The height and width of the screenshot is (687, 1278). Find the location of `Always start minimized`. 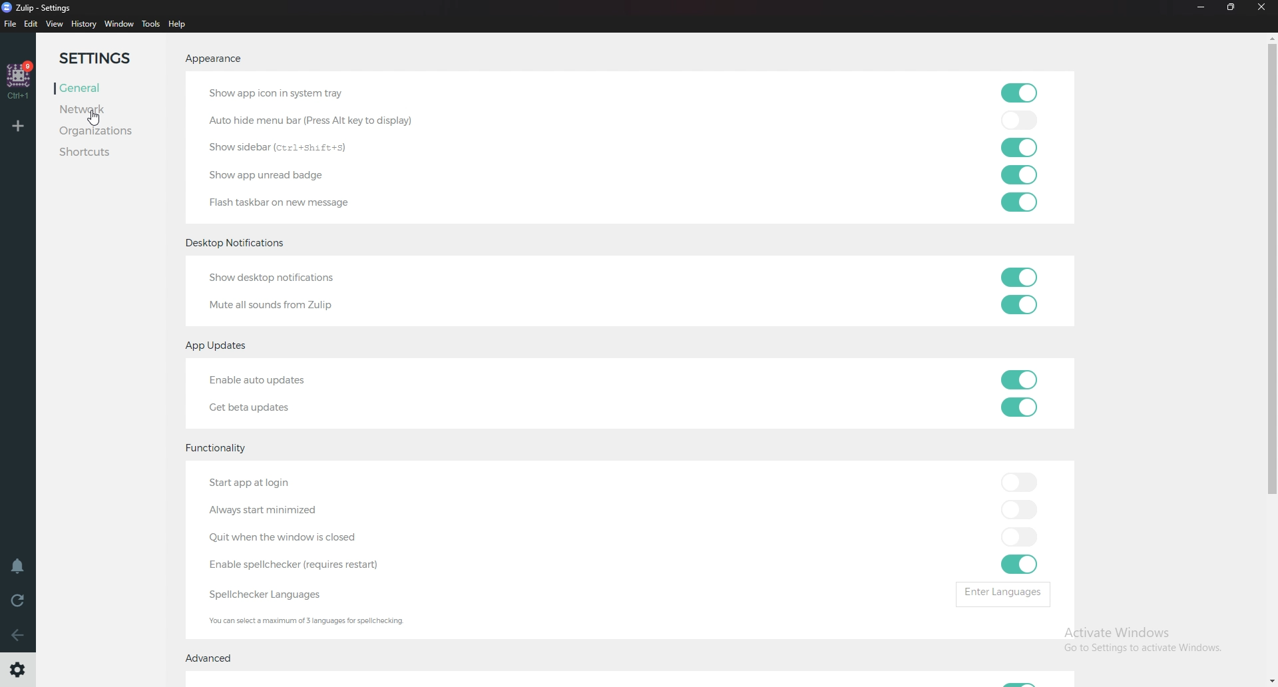

Always start minimized is located at coordinates (273, 508).